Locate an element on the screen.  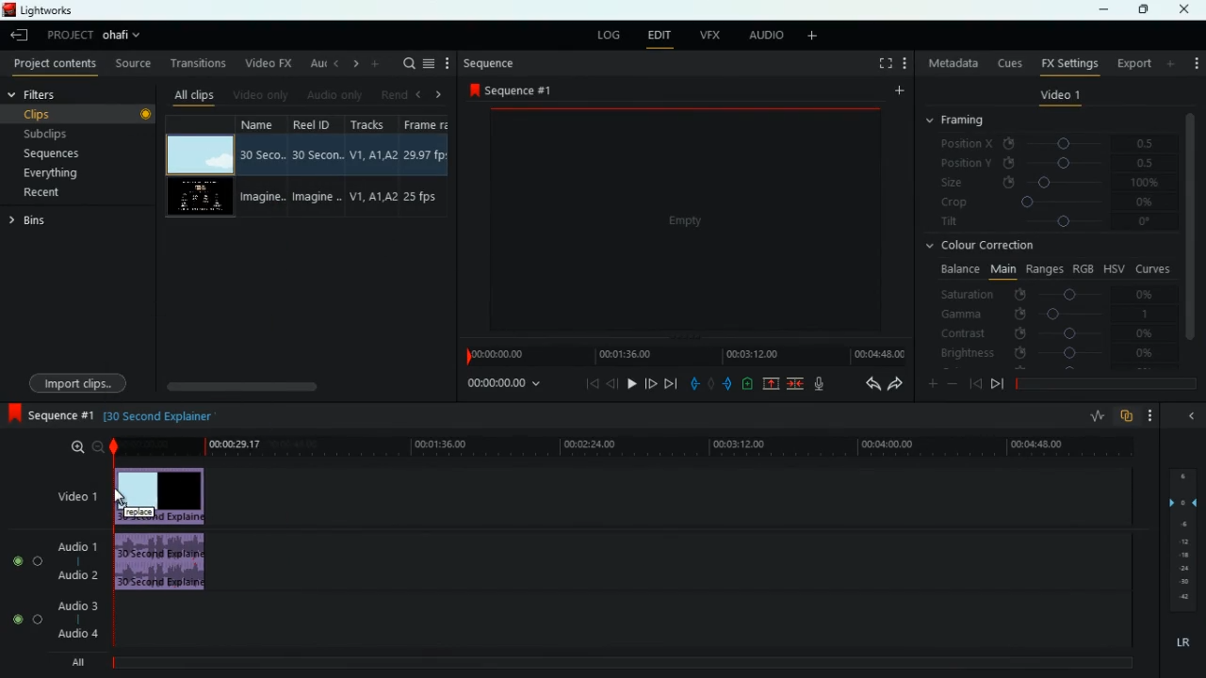
V1, A1, A2 is located at coordinates (372, 152).